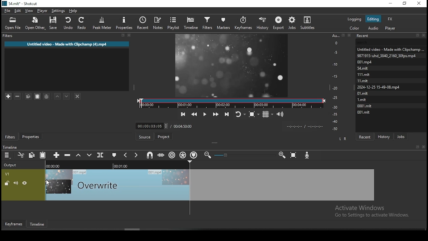  I want to click on subtitles, so click(308, 22).